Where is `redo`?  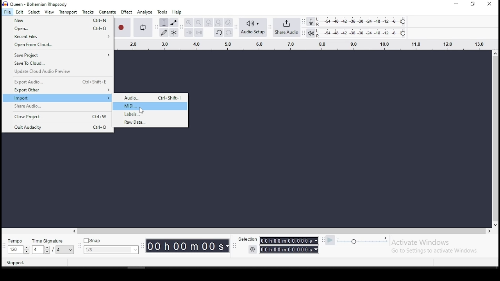
redo is located at coordinates (229, 33).